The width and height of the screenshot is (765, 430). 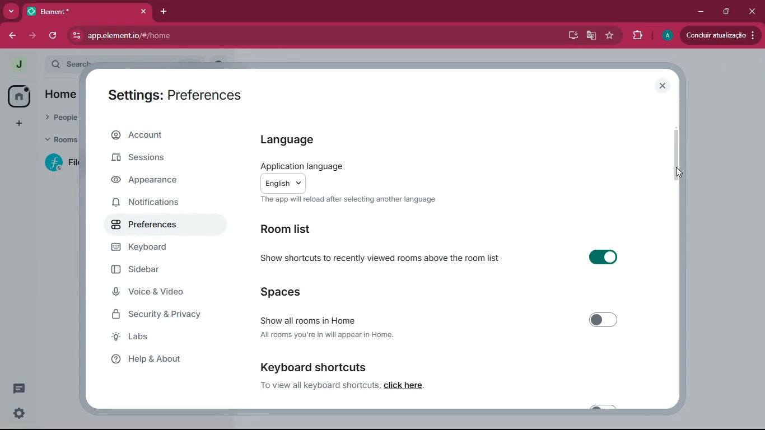 I want to click on more, so click(x=11, y=10).